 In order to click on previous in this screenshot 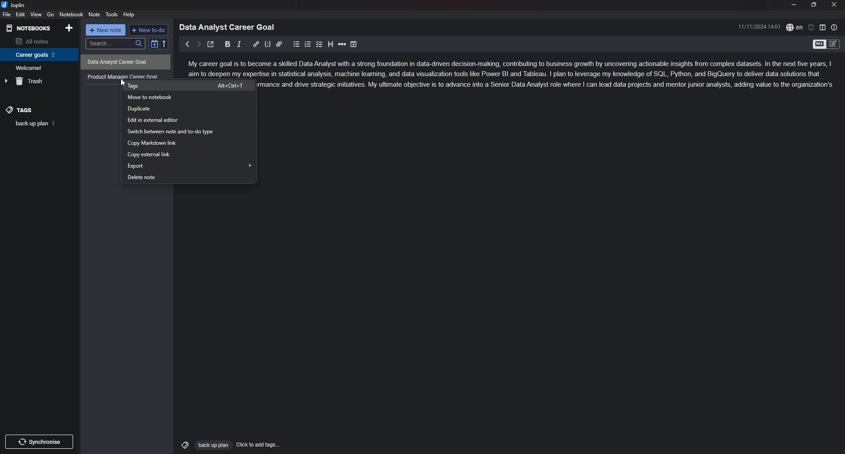, I will do `click(187, 44)`.